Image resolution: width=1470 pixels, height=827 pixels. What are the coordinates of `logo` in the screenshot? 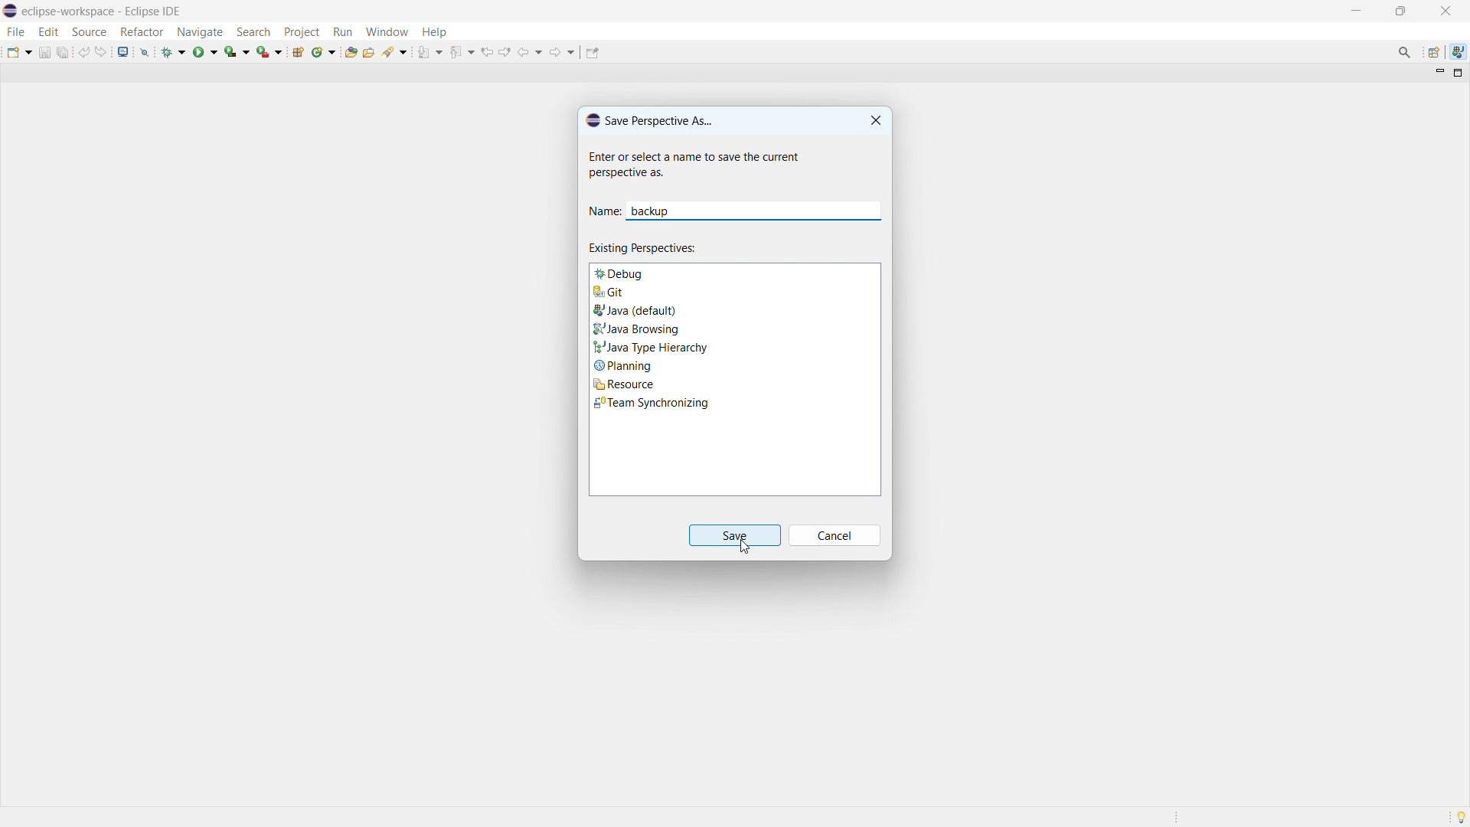 It's located at (11, 11).